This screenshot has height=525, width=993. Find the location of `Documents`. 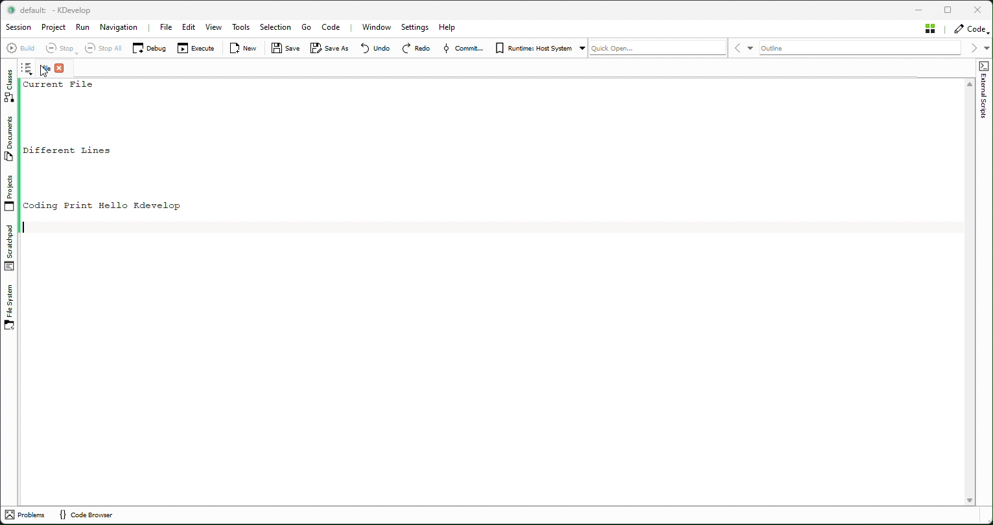

Documents is located at coordinates (8, 140).